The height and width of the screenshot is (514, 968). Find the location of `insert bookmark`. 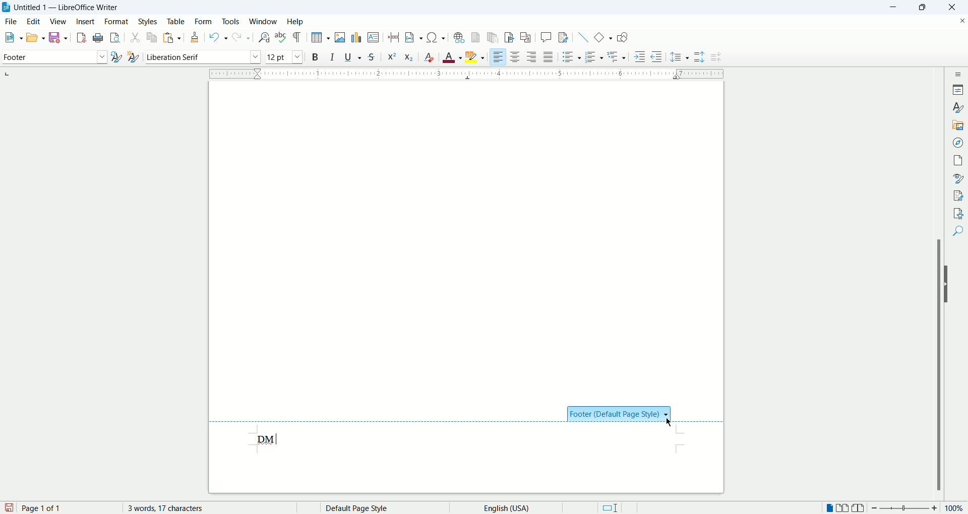

insert bookmark is located at coordinates (511, 37).